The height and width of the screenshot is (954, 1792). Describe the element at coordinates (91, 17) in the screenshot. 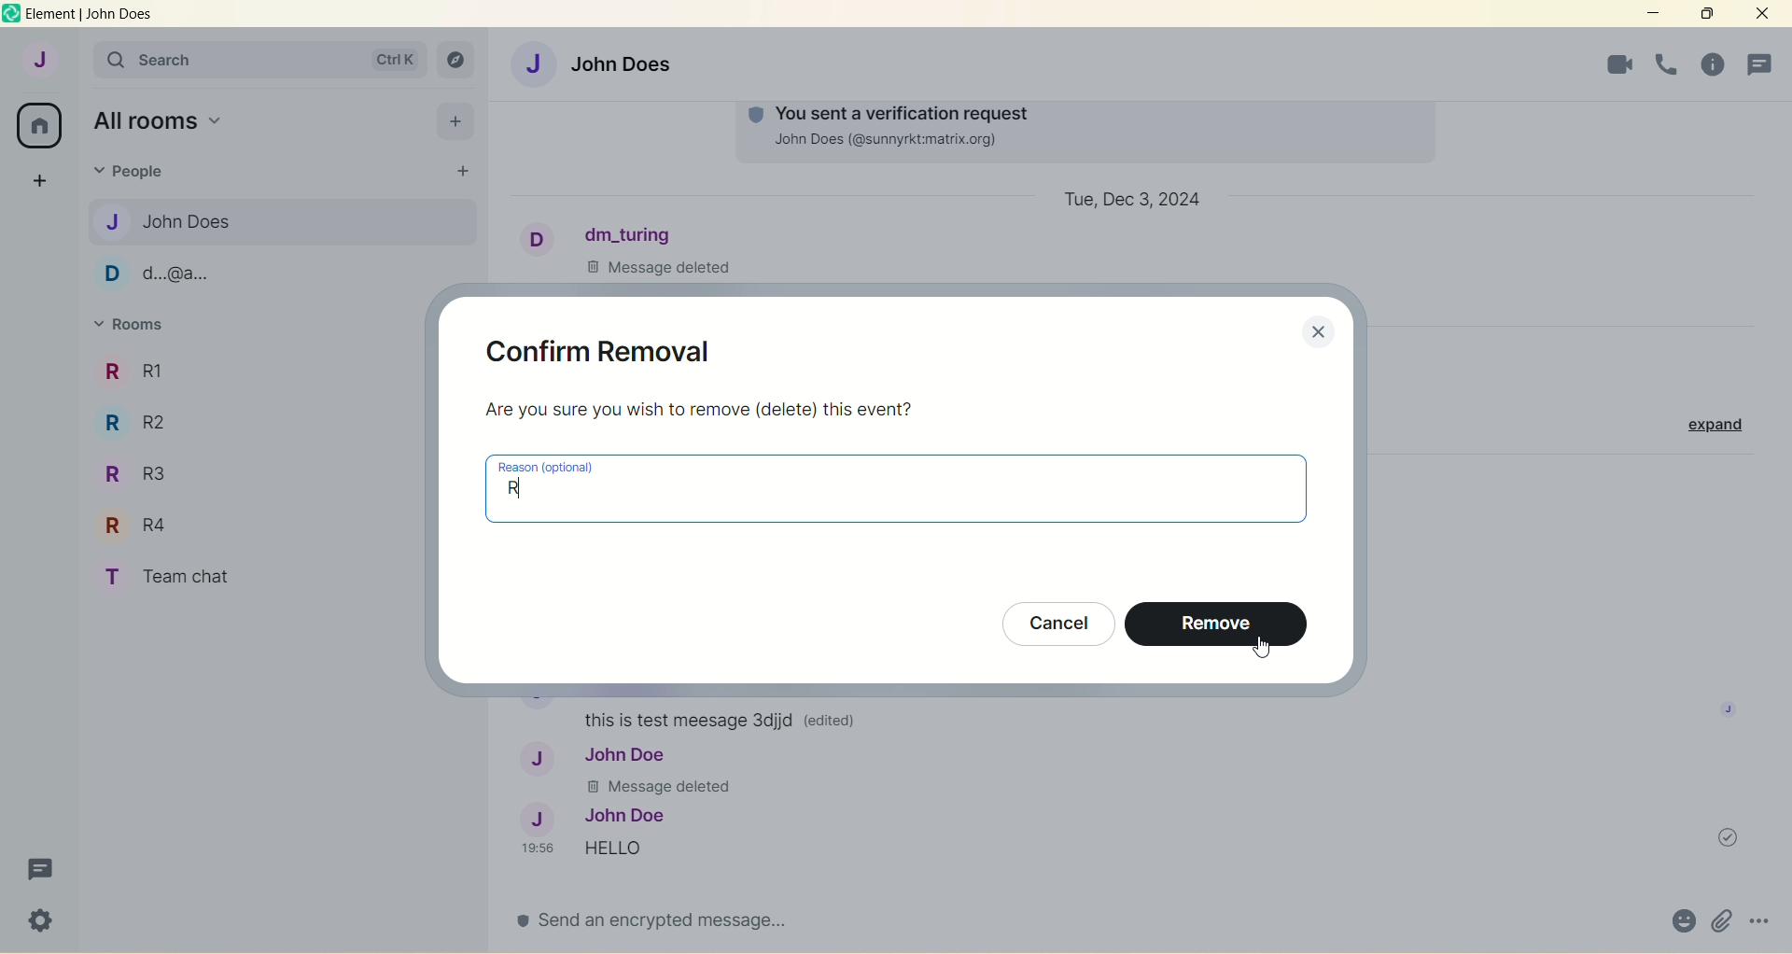

I see `element` at that location.